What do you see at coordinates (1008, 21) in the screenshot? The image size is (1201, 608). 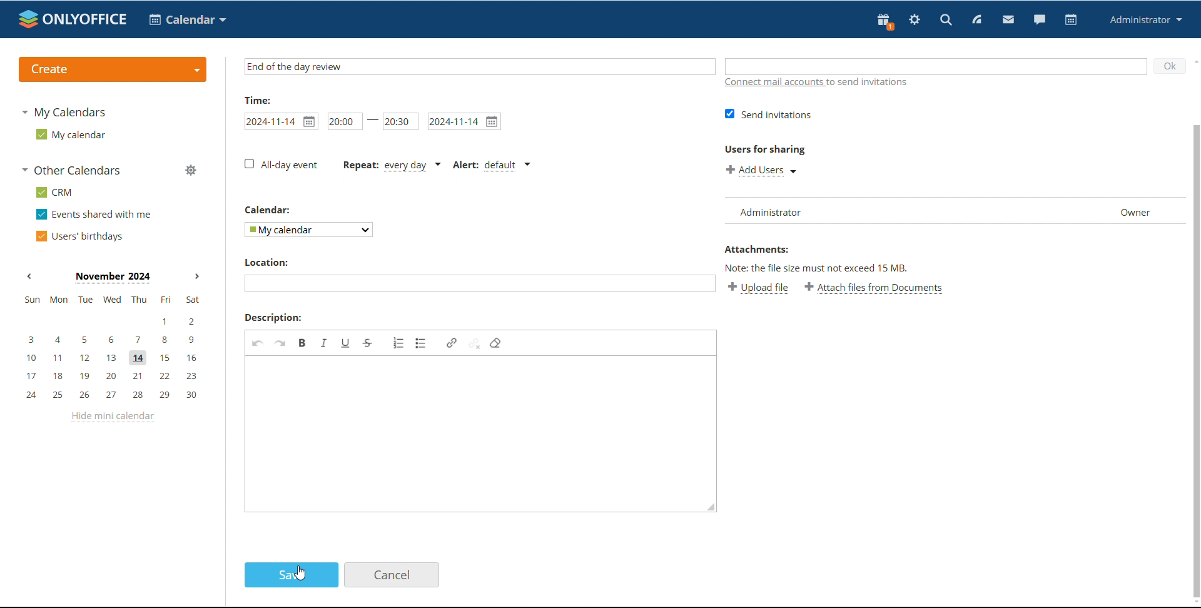 I see `mail` at bounding box center [1008, 21].